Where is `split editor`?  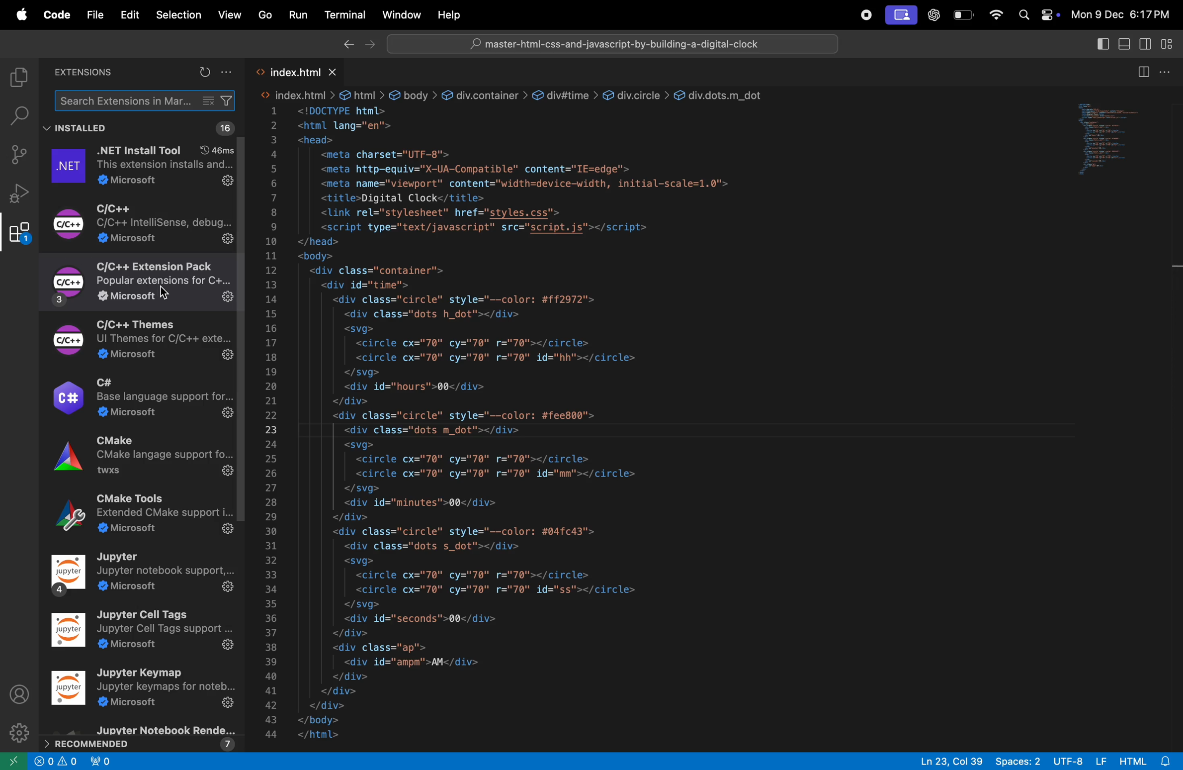 split editor is located at coordinates (1140, 72).